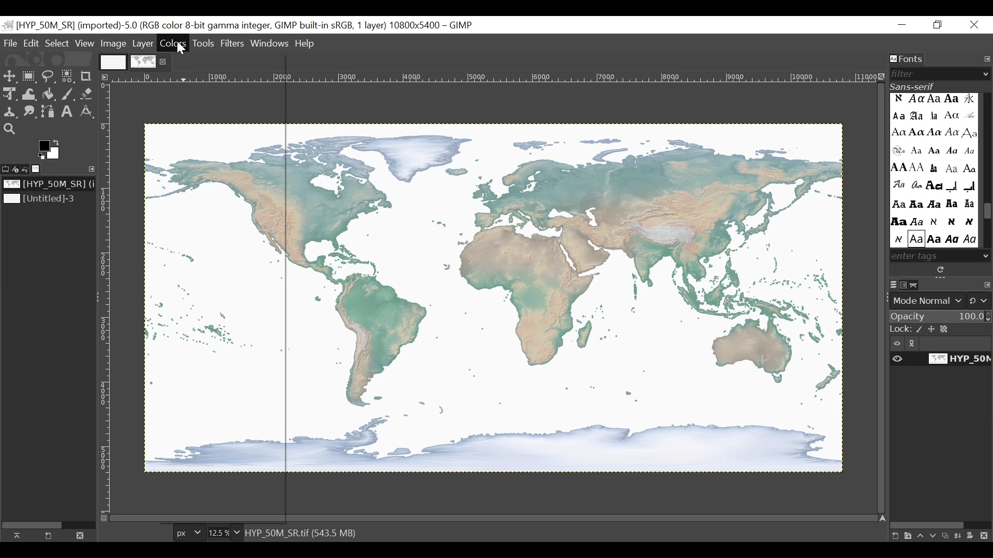  What do you see at coordinates (987, 213) in the screenshot?
I see `Scroll bar` at bounding box center [987, 213].